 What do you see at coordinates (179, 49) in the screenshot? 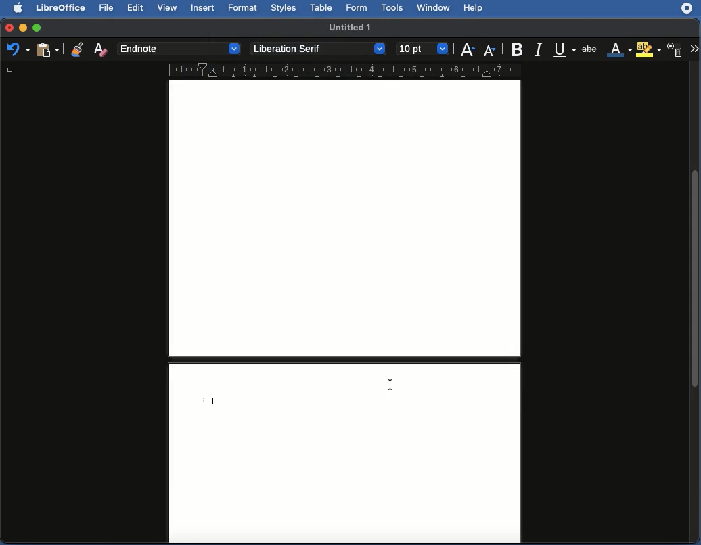
I see `Paragraph style` at bounding box center [179, 49].